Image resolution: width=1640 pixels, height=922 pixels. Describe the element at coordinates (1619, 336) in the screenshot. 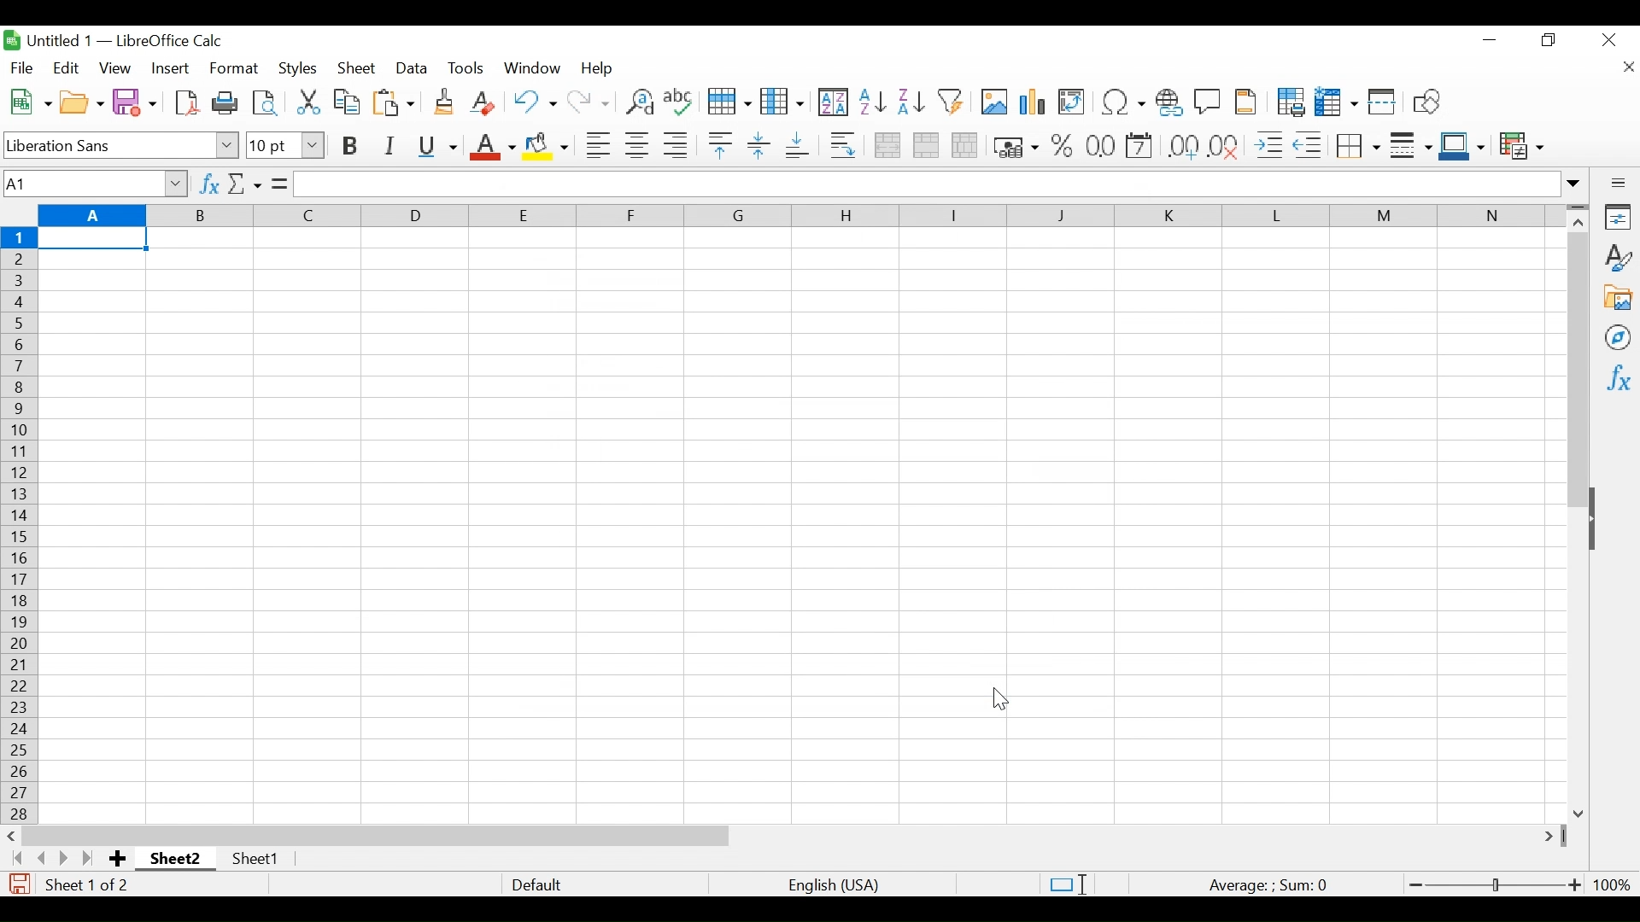

I see `Navigator` at that location.